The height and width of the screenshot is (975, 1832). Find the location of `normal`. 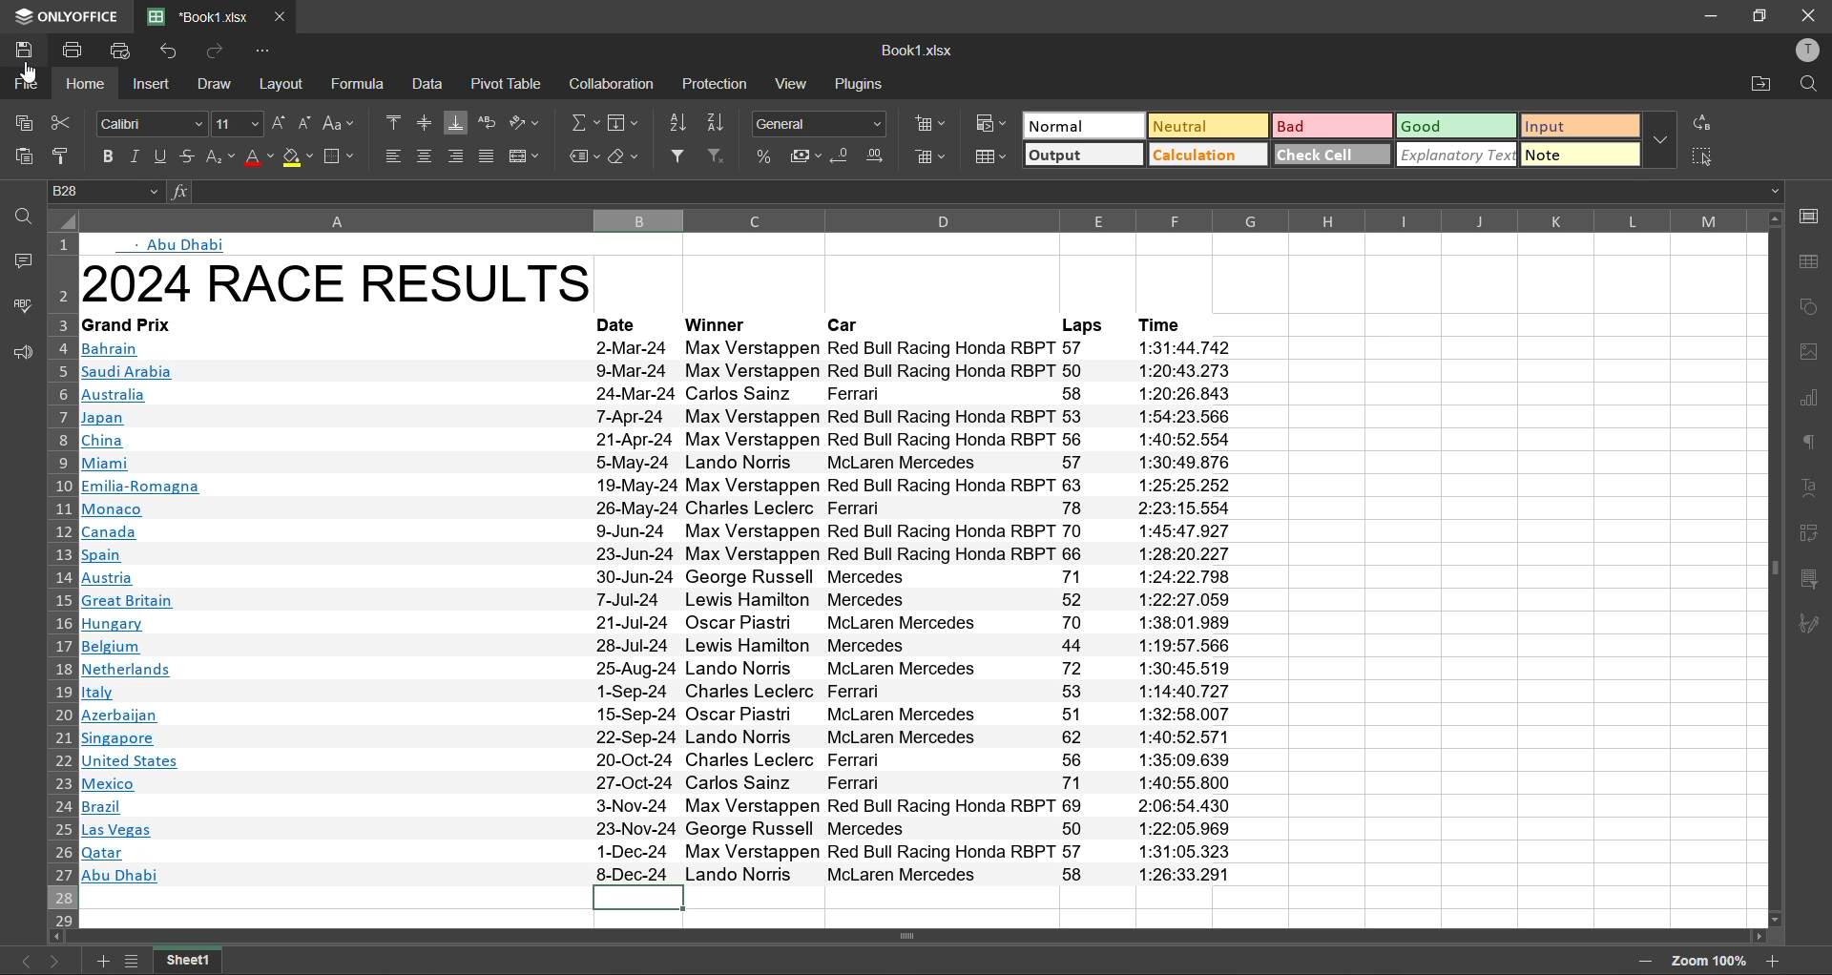

normal is located at coordinates (1083, 125).